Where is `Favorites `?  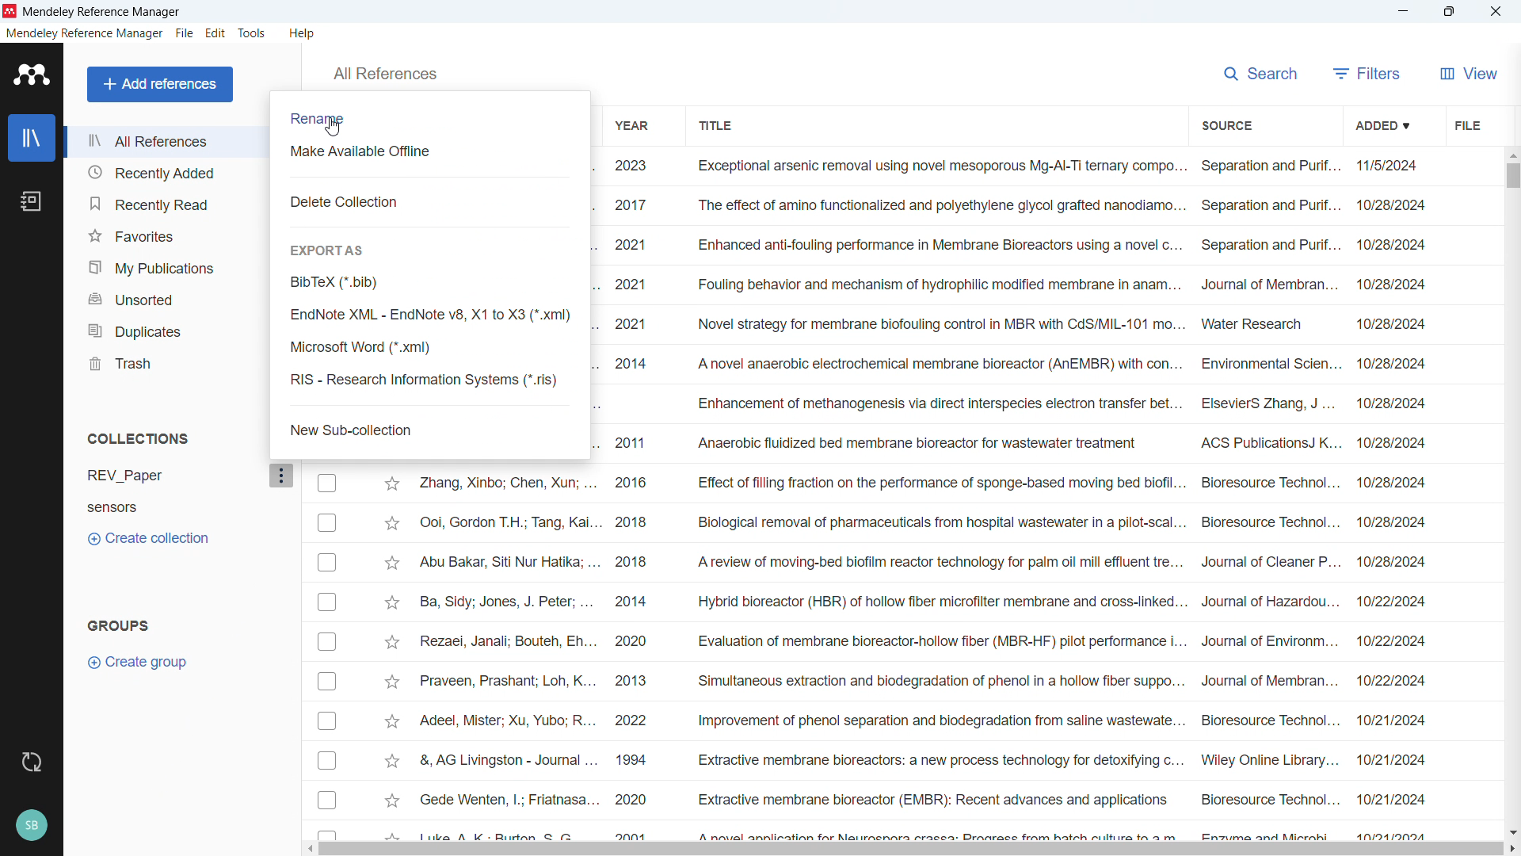
Favorites  is located at coordinates (166, 234).